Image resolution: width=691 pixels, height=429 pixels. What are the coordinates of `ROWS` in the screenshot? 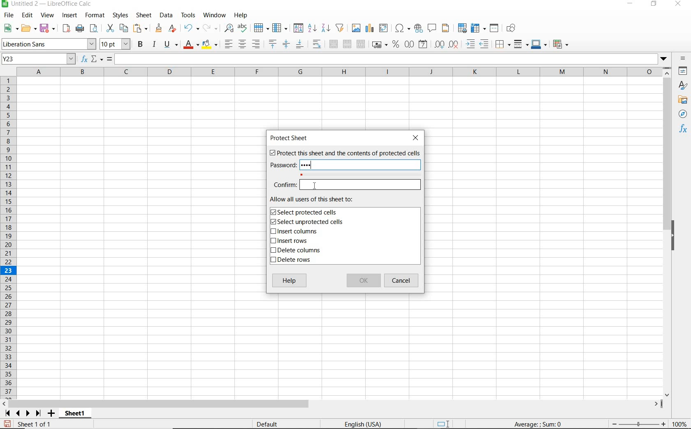 It's located at (9, 236).